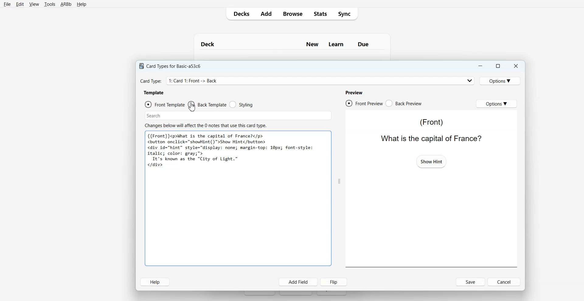 The width and height of the screenshot is (584, 301). What do you see at coordinates (497, 66) in the screenshot?
I see `Maximize` at bounding box center [497, 66].